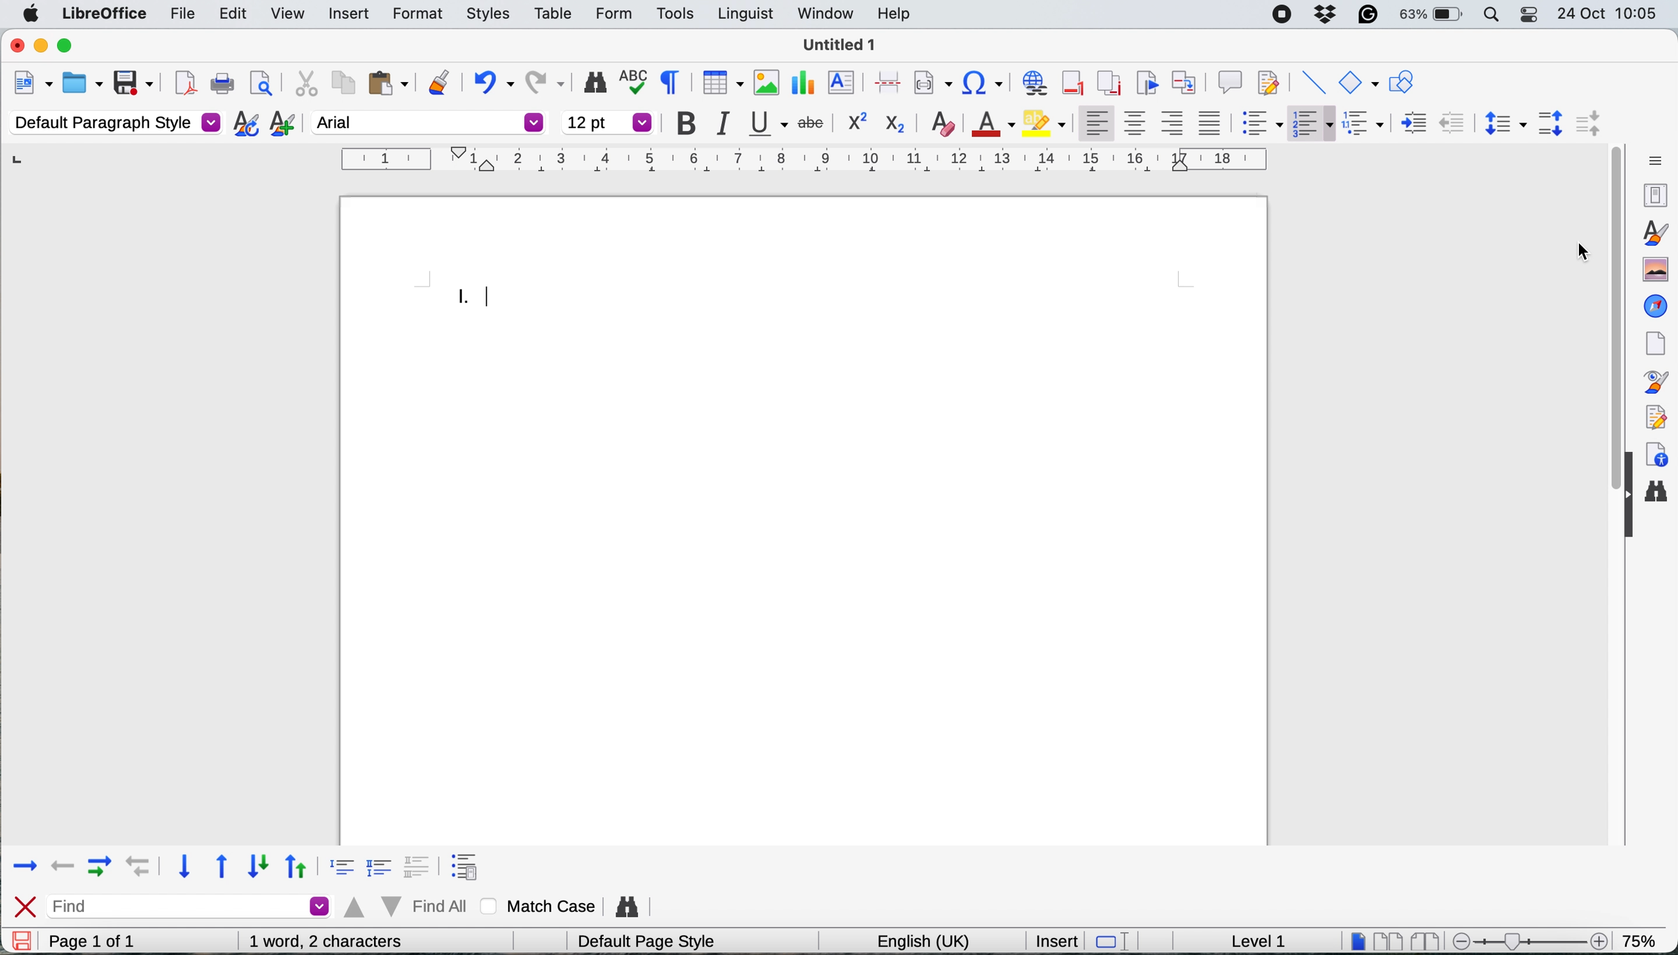  Describe the element at coordinates (194, 906) in the screenshot. I see `find` at that location.